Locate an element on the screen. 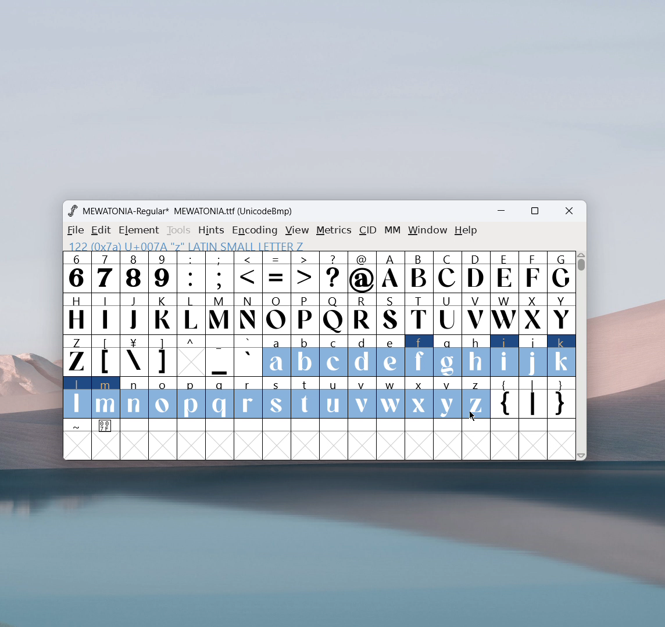 This screenshot has width=665, height=627. B is located at coordinates (419, 272).